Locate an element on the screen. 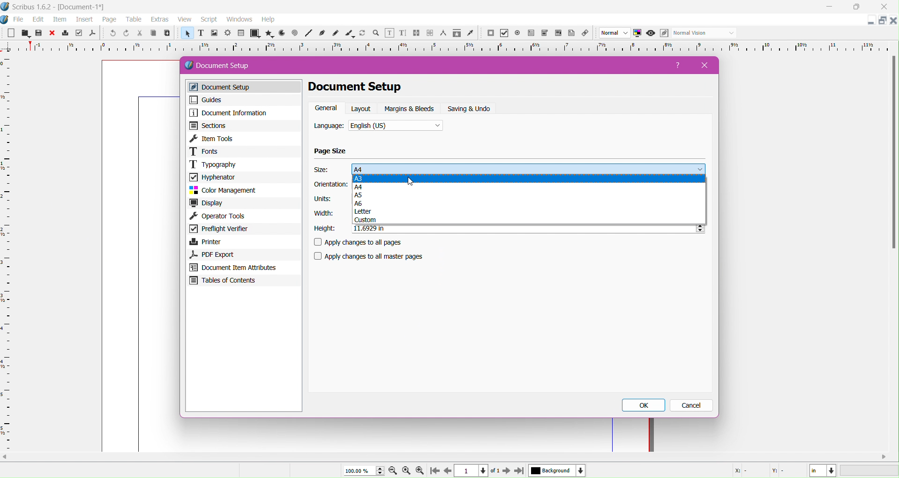 Image resolution: width=899 pixels, height=478 pixels. script menu is located at coordinates (210, 20).